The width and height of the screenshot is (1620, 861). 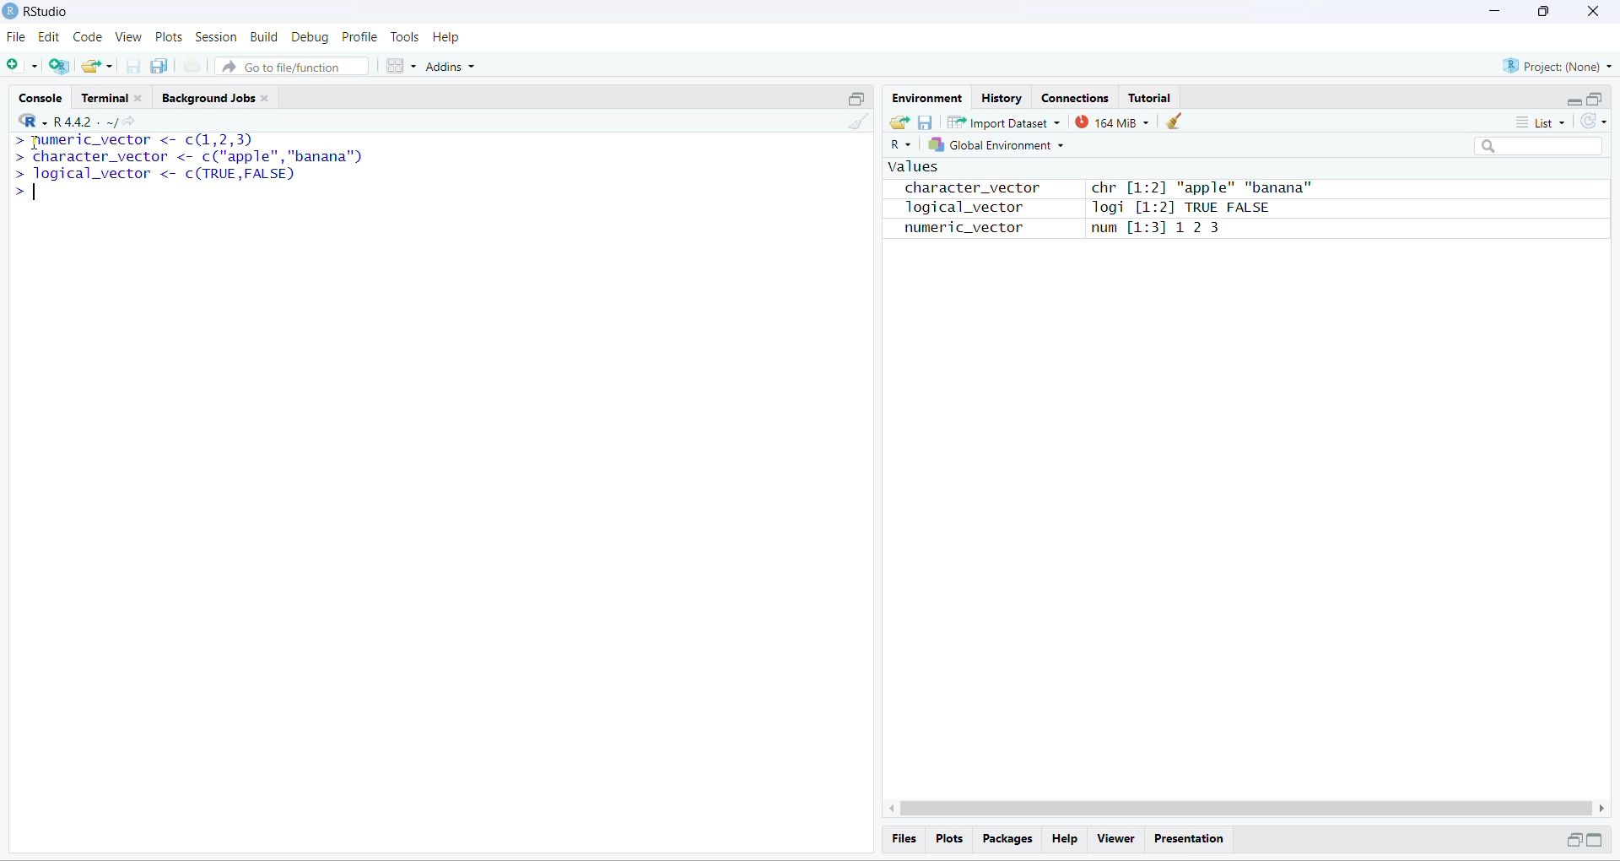 What do you see at coordinates (1201, 189) in the screenshot?
I see `chr [1:2] "apple" "banana"` at bounding box center [1201, 189].